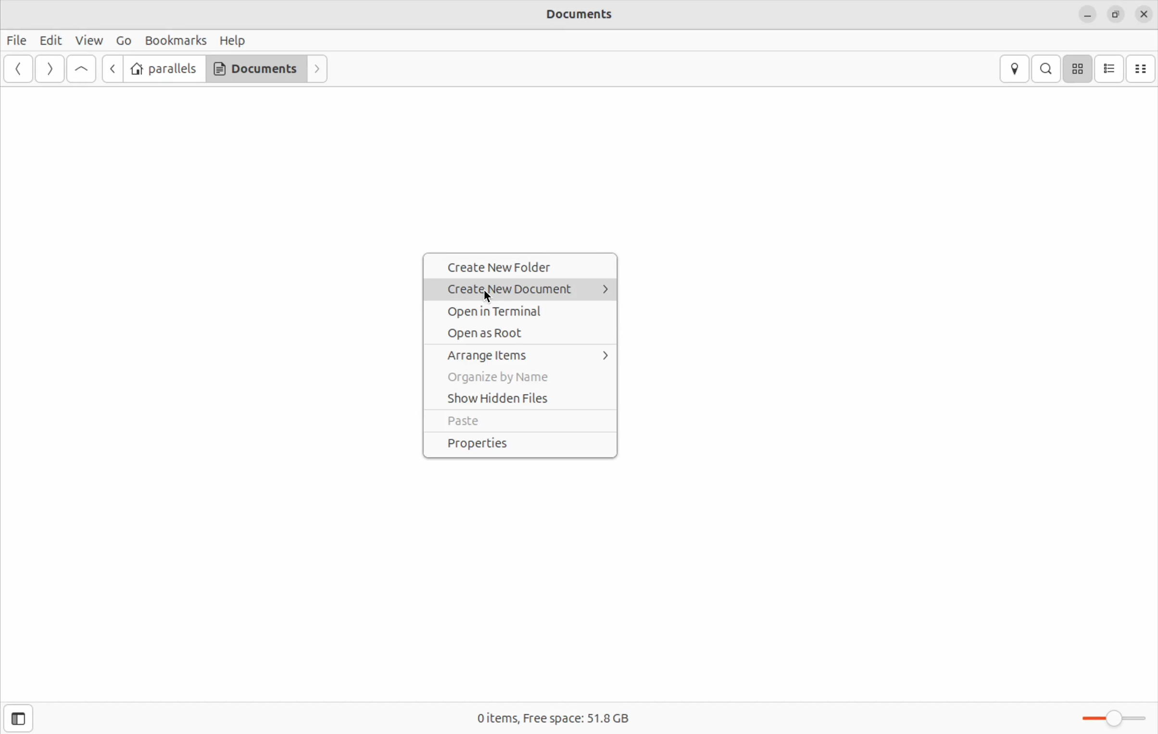  What do you see at coordinates (550, 719) in the screenshot?
I see `0 items, Free space: 51.8 GB` at bounding box center [550, 719].